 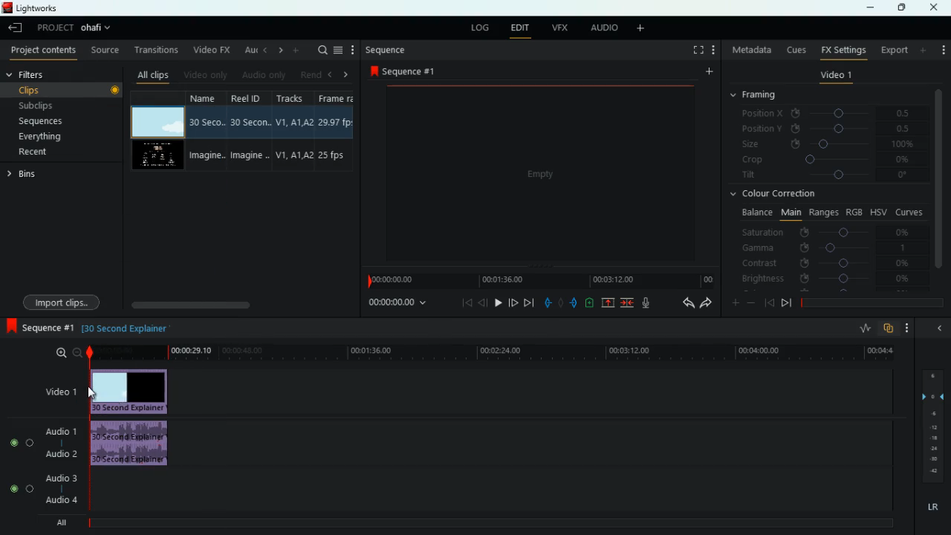 What do you see at coordinates (484, 523) in the screenshot?
I see `timeline` at bounding box center [484, 523].